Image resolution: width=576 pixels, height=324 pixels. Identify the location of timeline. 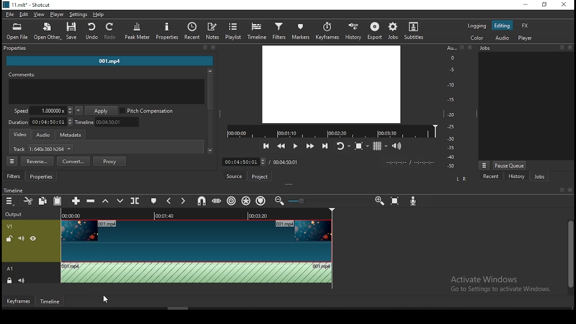
(13, 190).